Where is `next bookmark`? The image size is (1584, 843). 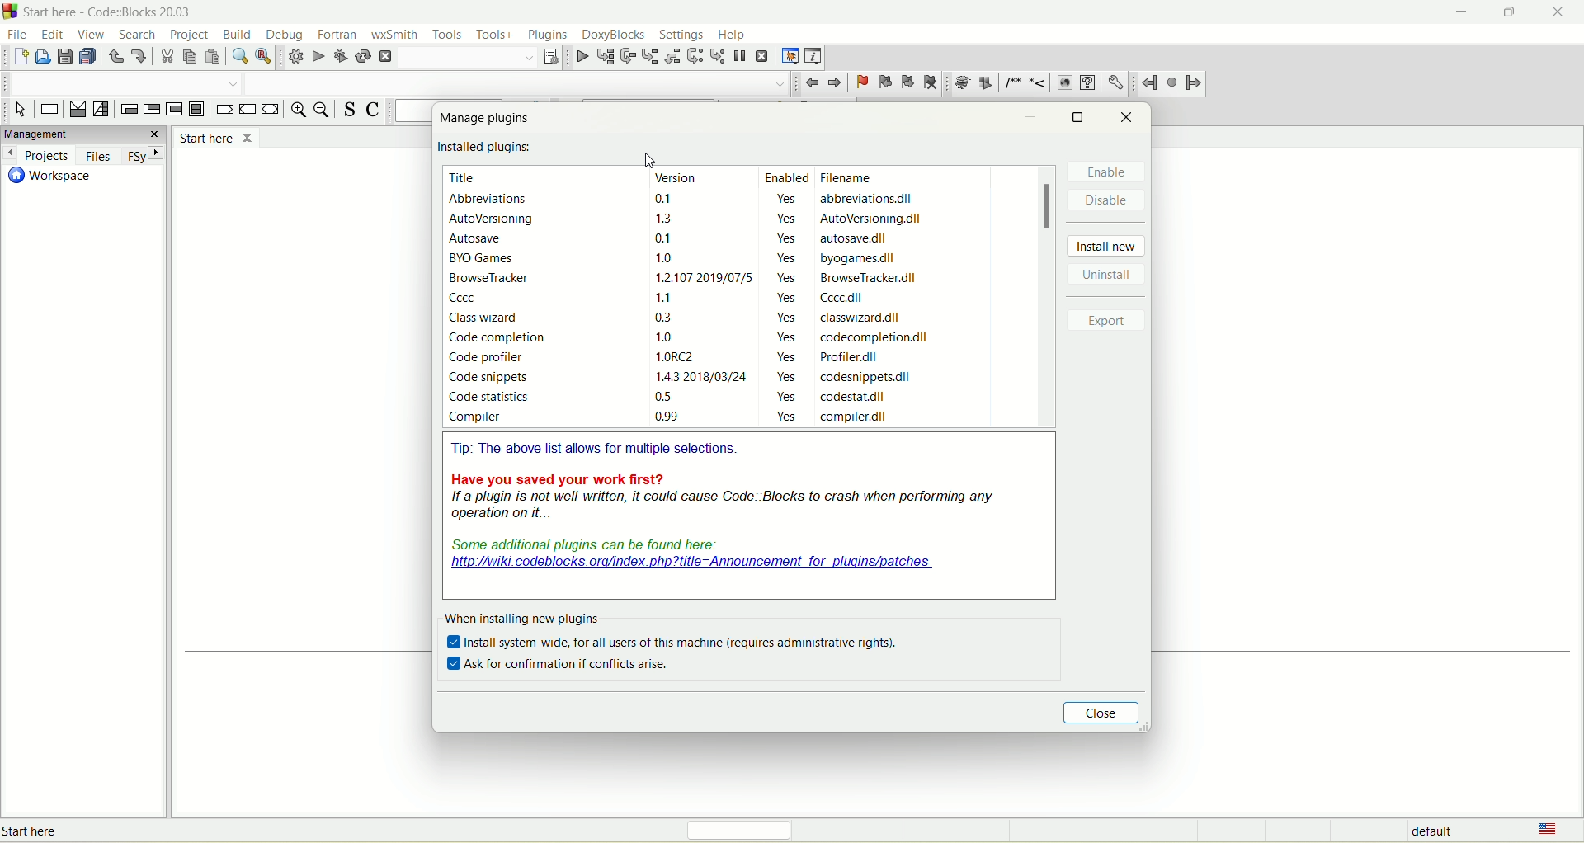
next bookmark is located at coordinates (907, 80).